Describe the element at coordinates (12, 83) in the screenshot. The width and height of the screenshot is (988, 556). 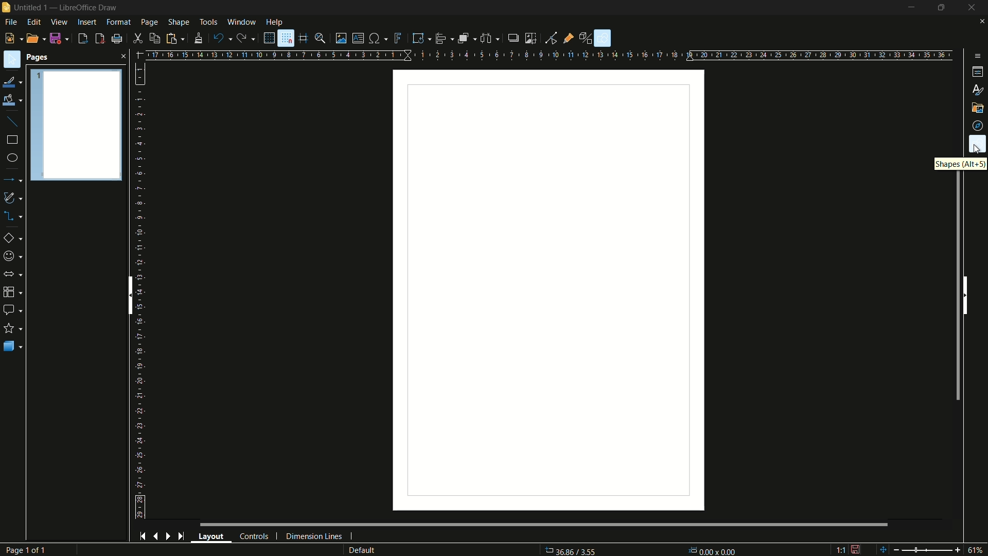
I see `line color` at that location.